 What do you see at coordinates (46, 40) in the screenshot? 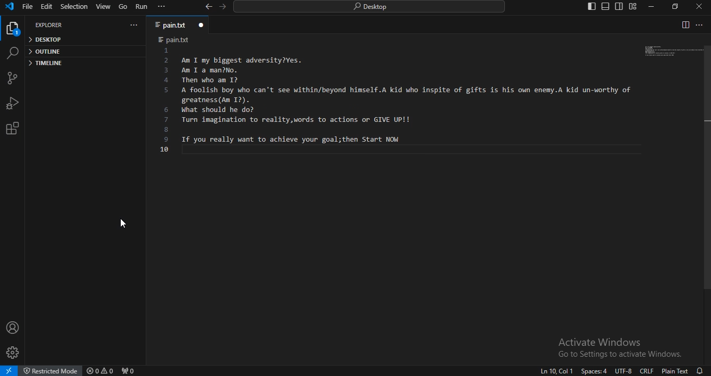
I see `desktop` at bounding box center [46, 40].